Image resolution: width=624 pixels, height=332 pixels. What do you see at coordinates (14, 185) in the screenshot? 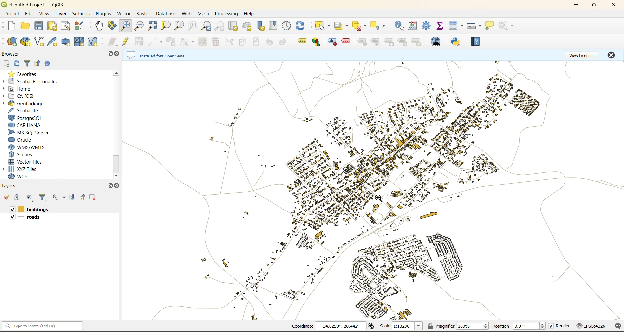
I see `layers` at bounding box center [14, 185].